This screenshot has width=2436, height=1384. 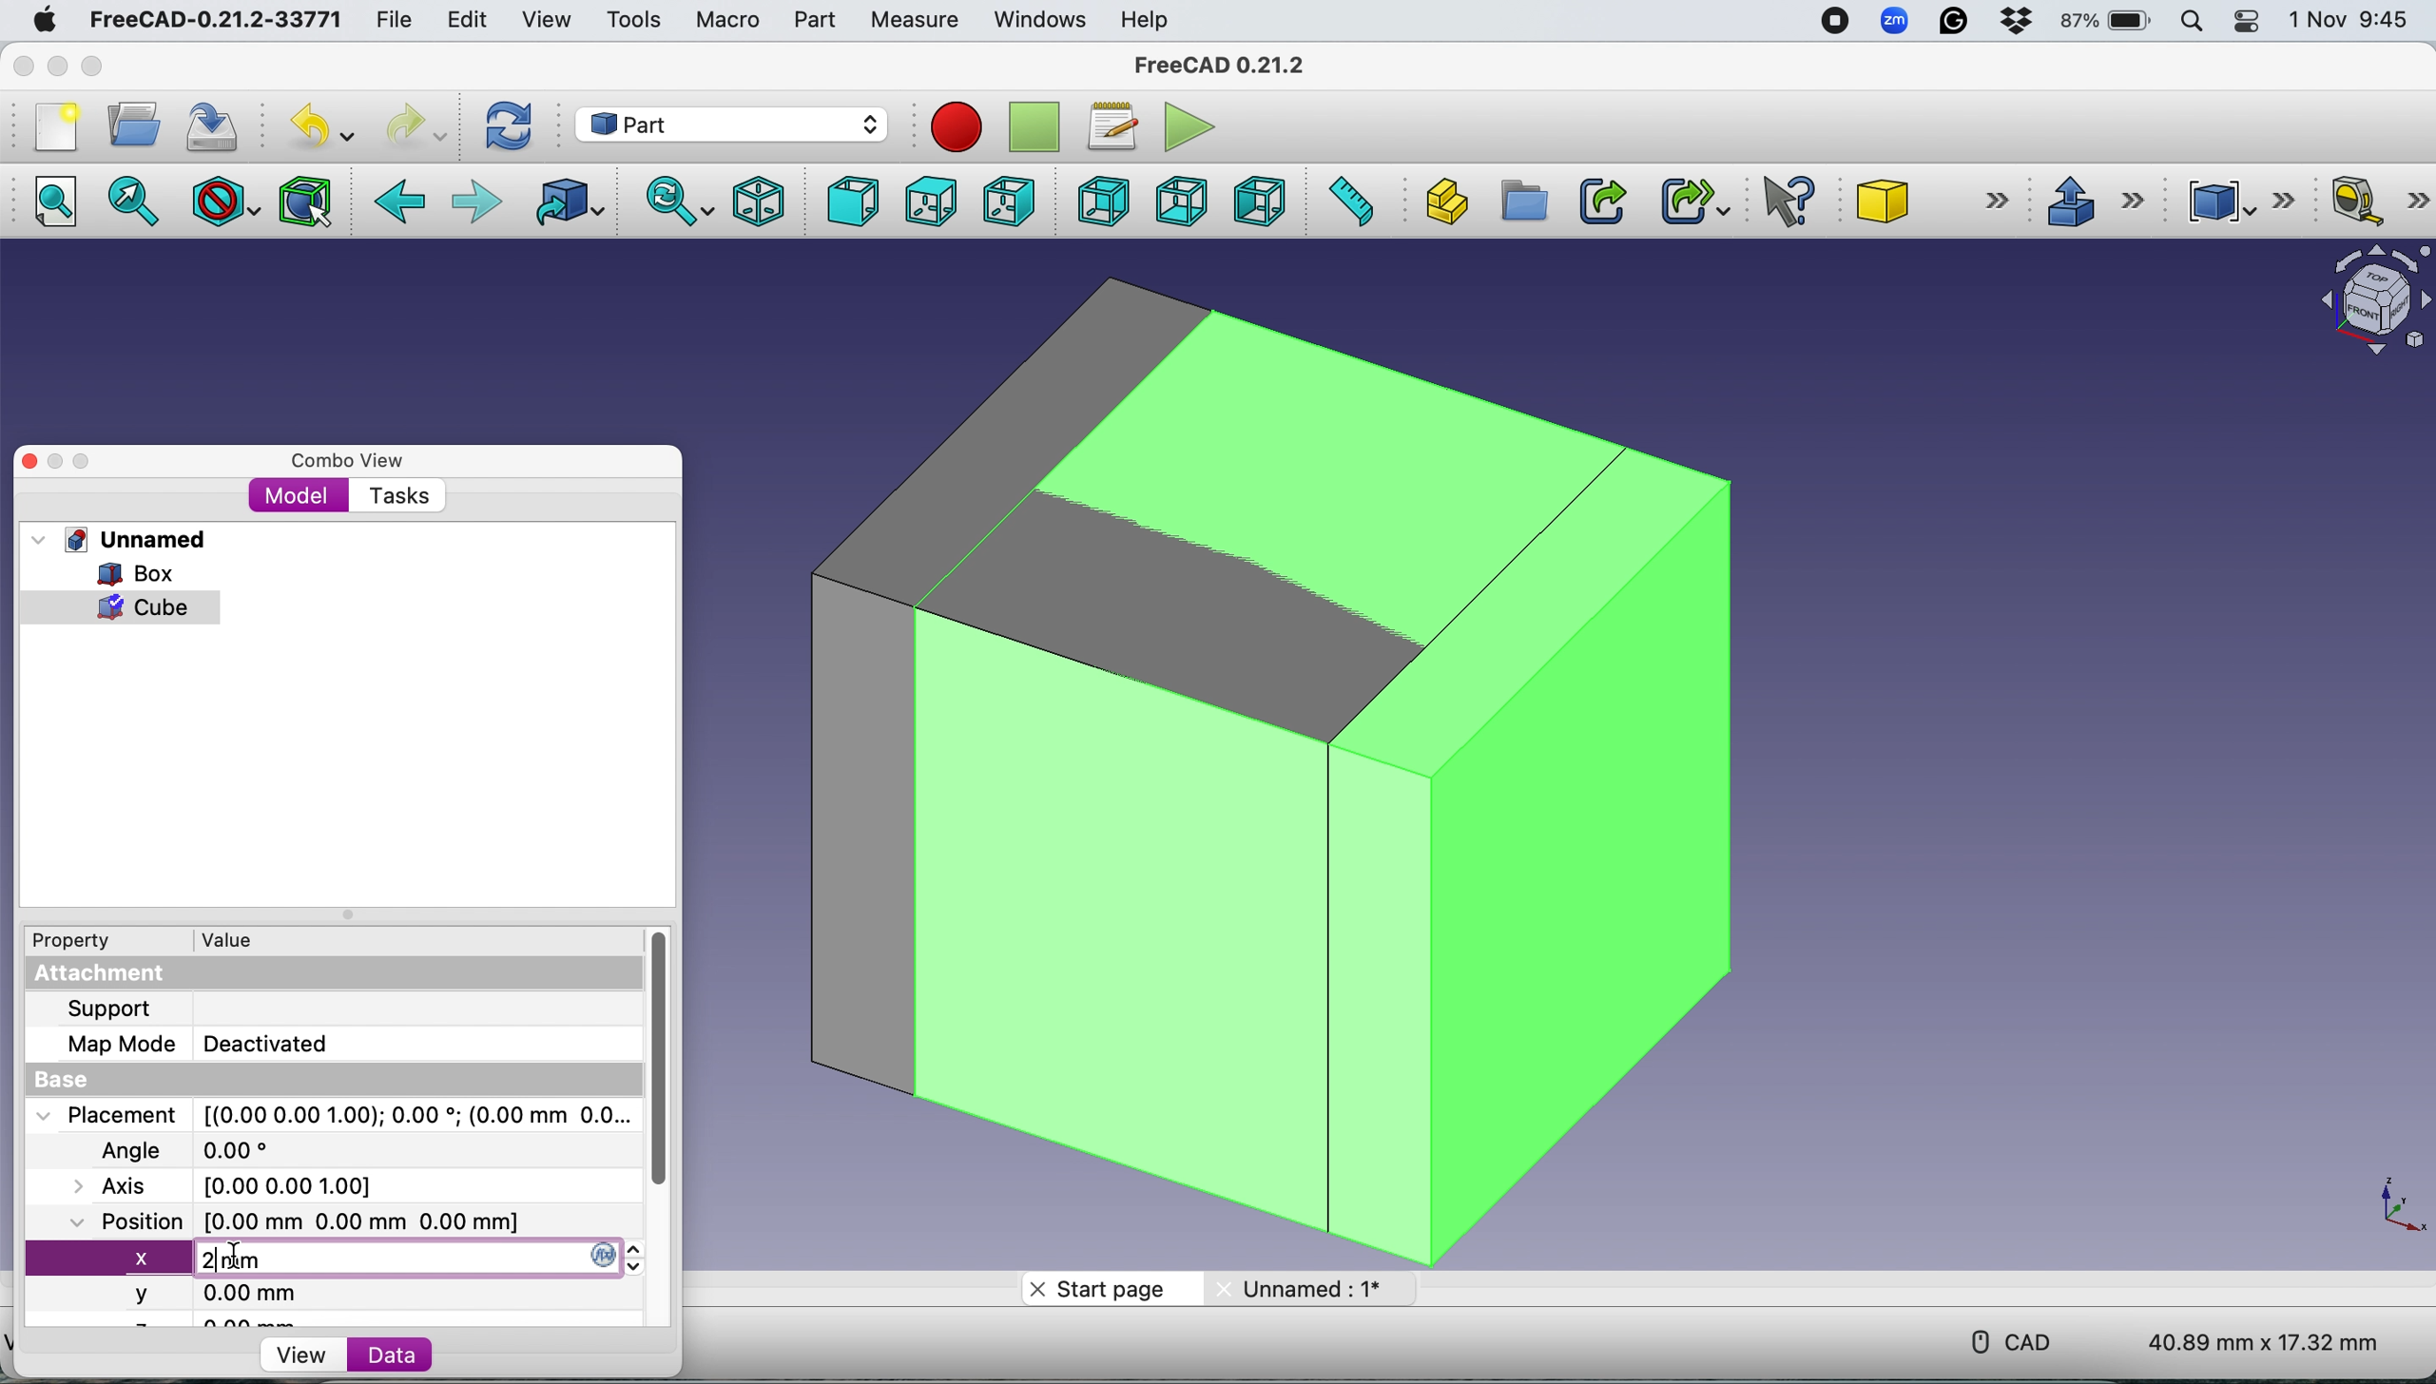 What do you see at coordinates (2398, 1202) in the screenshot?
I see `x-y plane` at bounding box center [2398, 1202].